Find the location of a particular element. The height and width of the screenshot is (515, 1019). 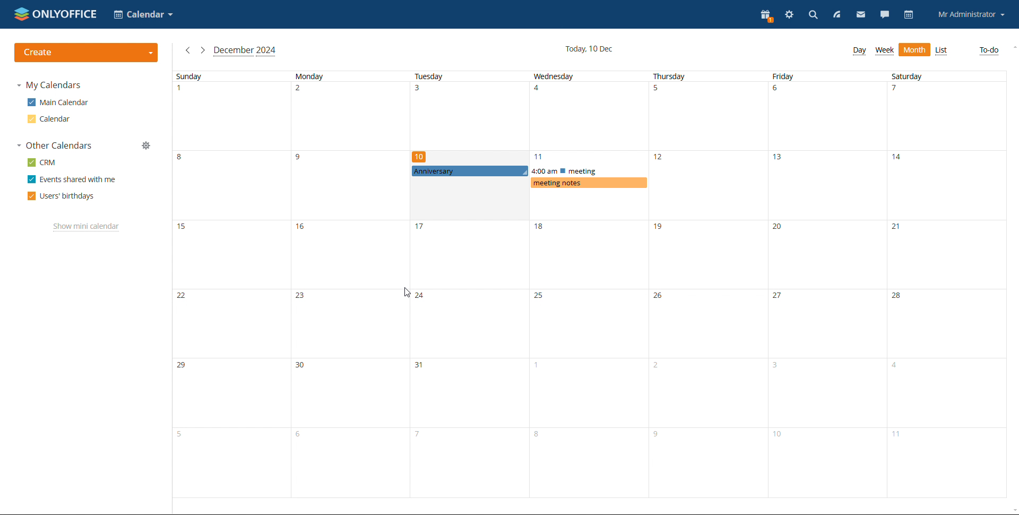

wednesday is located at coordinates (591, 285).